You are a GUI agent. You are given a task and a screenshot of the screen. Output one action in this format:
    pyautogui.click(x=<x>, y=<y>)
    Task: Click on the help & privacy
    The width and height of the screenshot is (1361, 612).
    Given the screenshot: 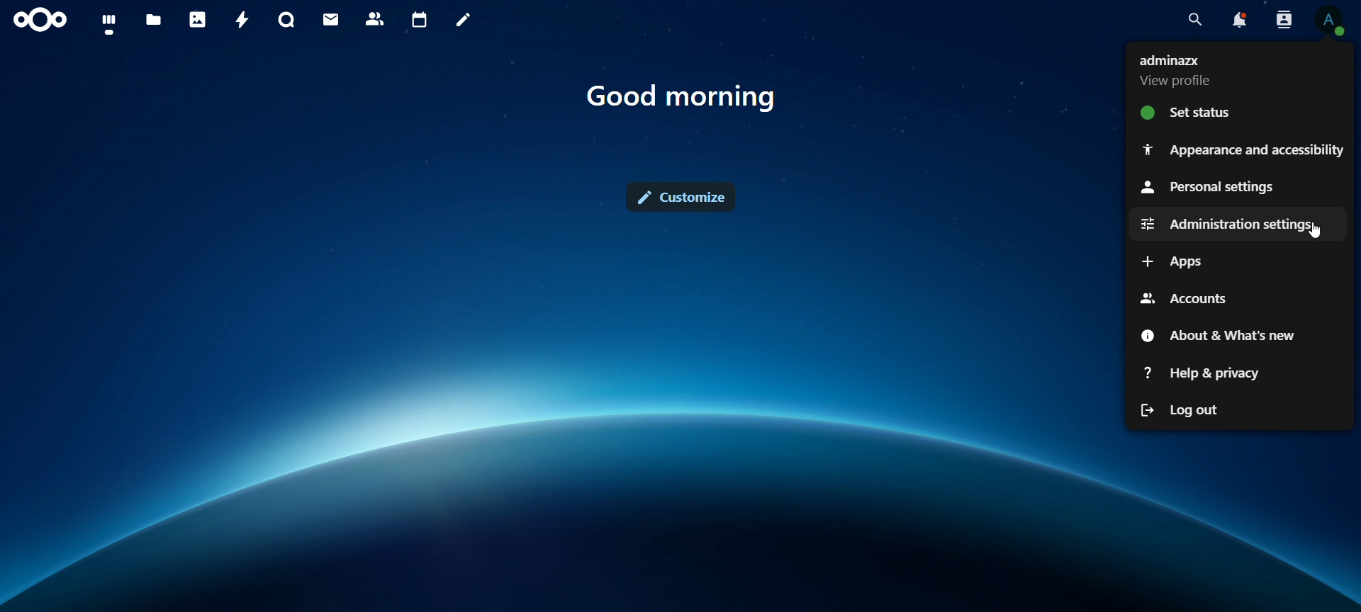 What is the action you would take?
    pyautogui.click(x=1204, y=371)
    